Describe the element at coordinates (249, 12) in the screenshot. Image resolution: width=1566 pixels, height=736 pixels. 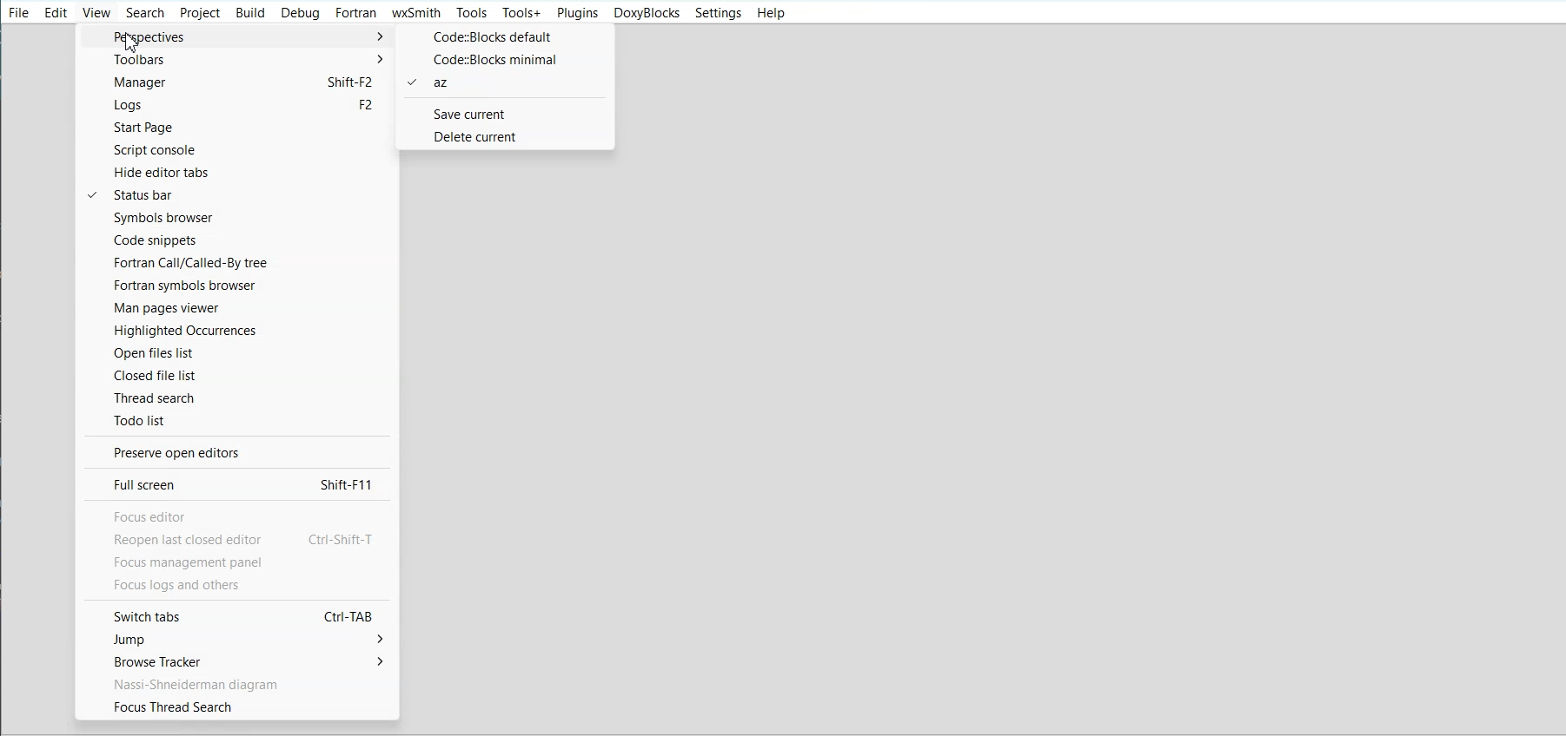
I see `Build` at that location.